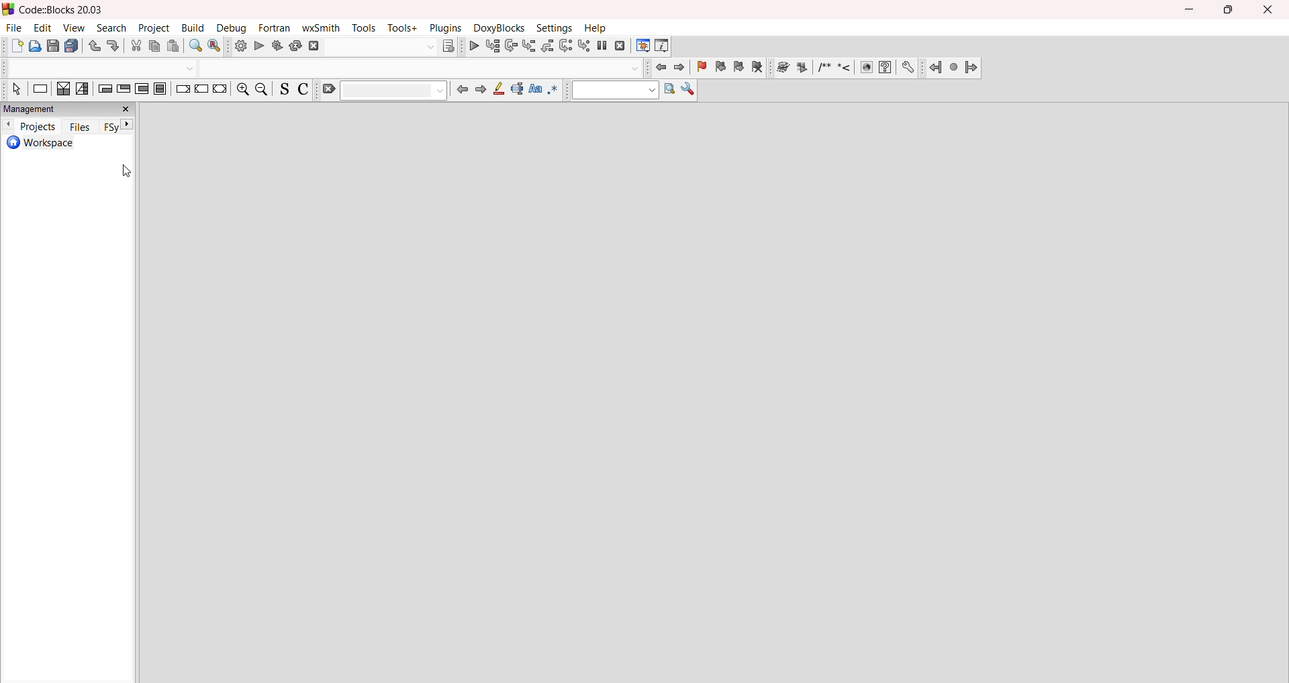  I want to click on selected text , so click(519, 91).